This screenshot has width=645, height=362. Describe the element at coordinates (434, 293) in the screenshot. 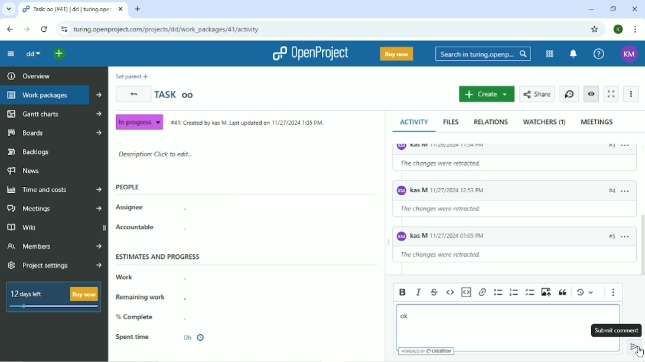

I see `Strikethrough` at that location.